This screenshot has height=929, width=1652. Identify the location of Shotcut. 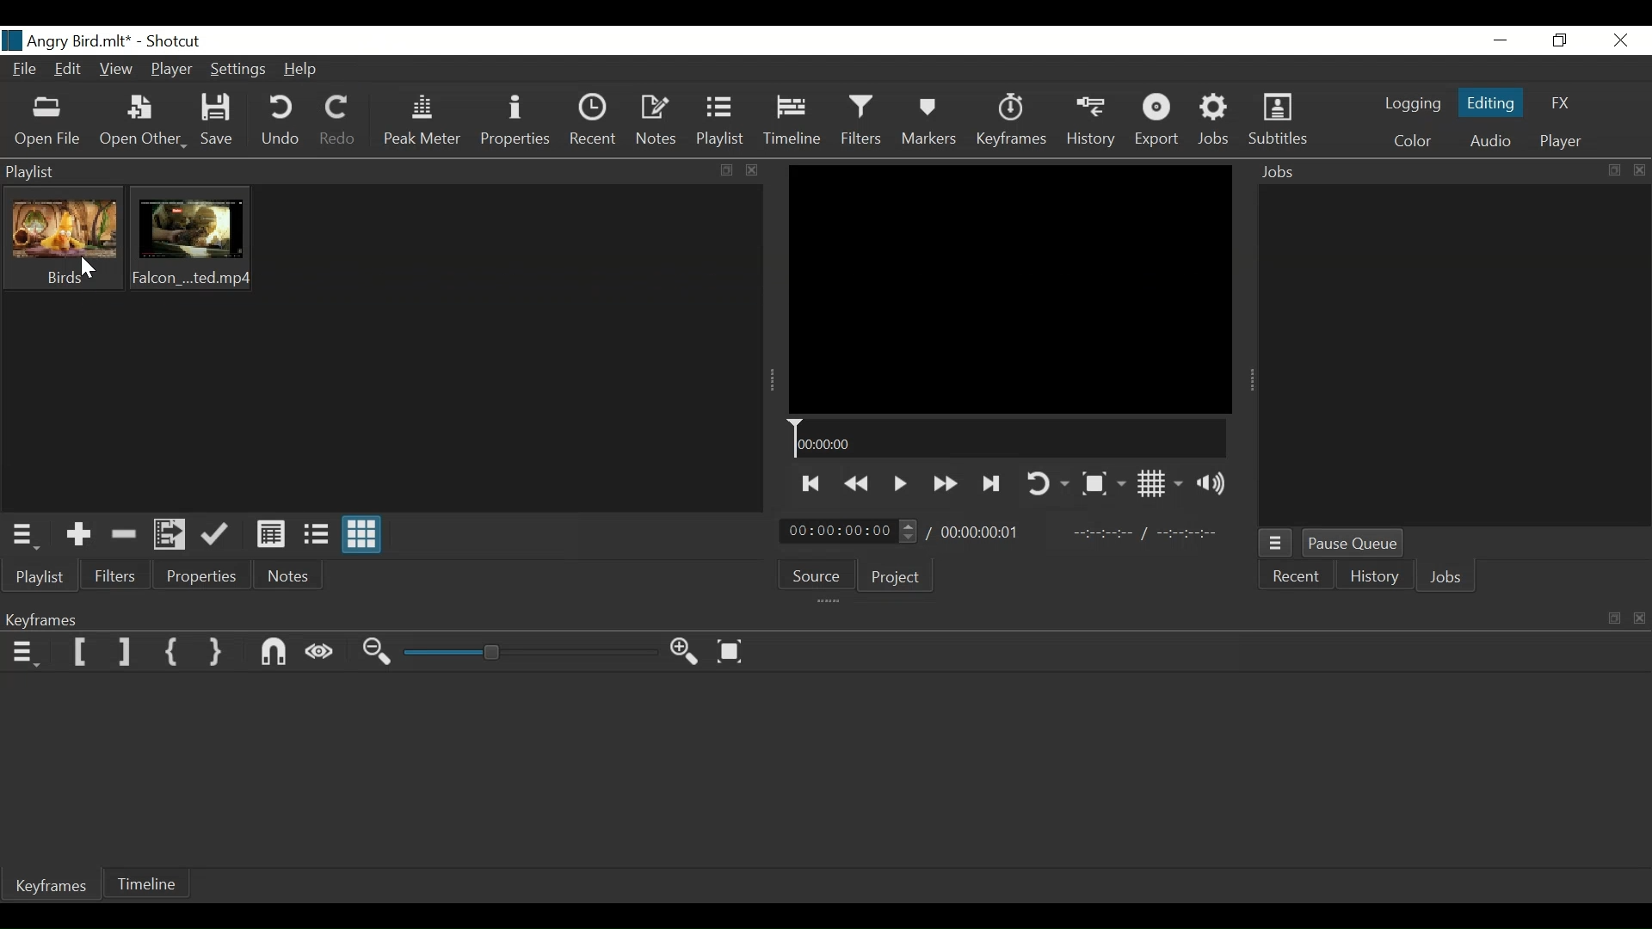
(174, 41).